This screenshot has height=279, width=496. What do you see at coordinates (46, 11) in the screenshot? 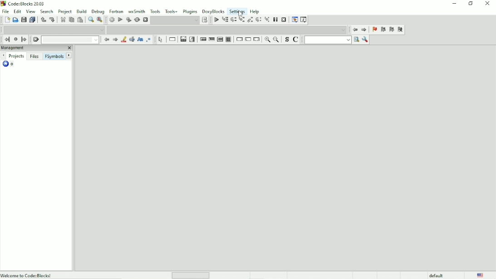
I see `Search` at bounding box center [46, 11].